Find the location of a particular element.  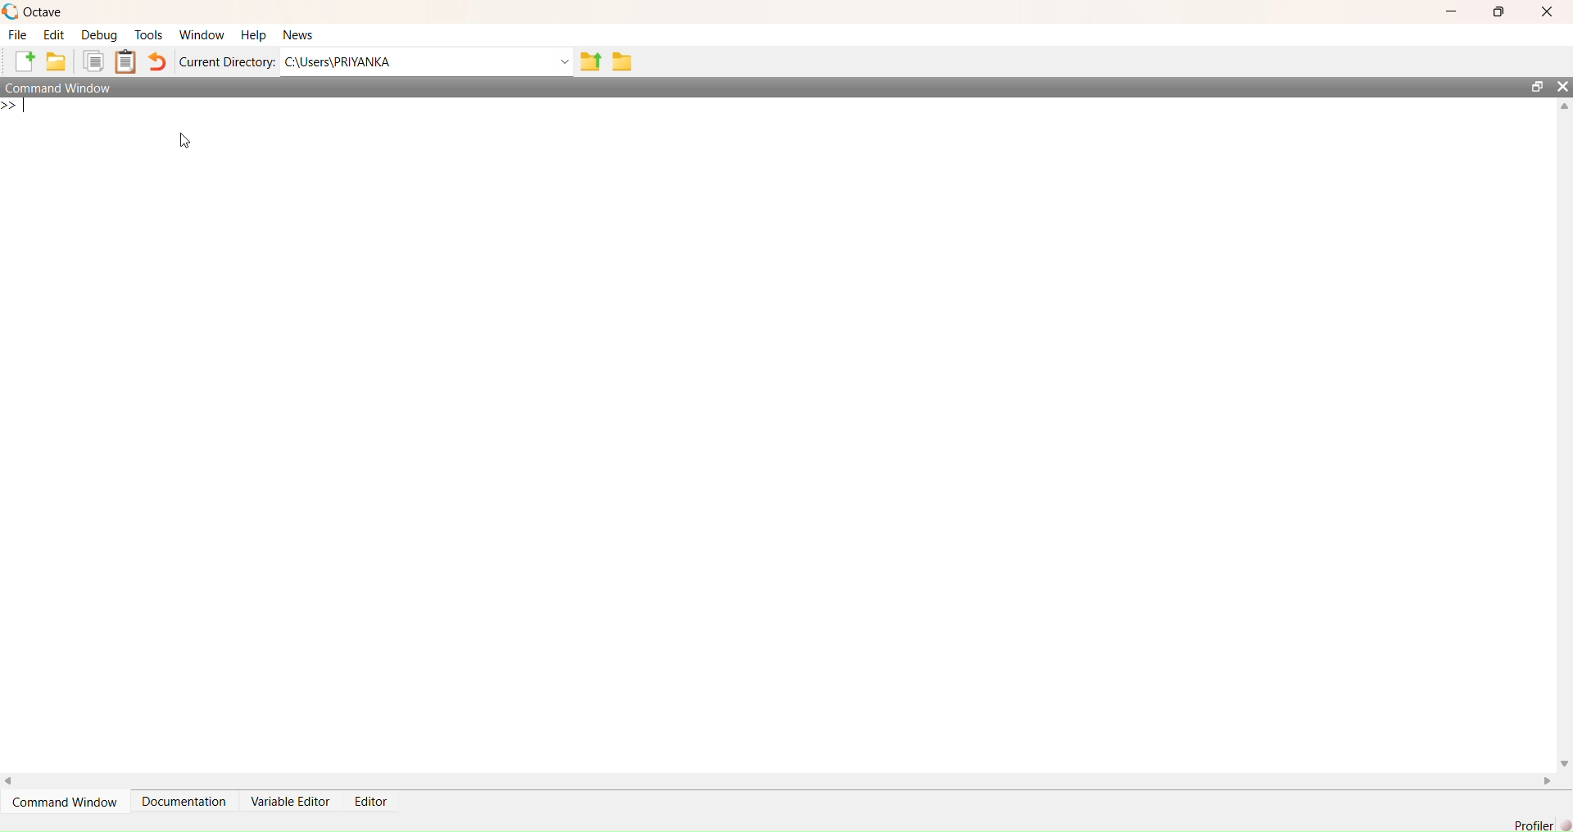

close is located at coordinates (1562, 86).